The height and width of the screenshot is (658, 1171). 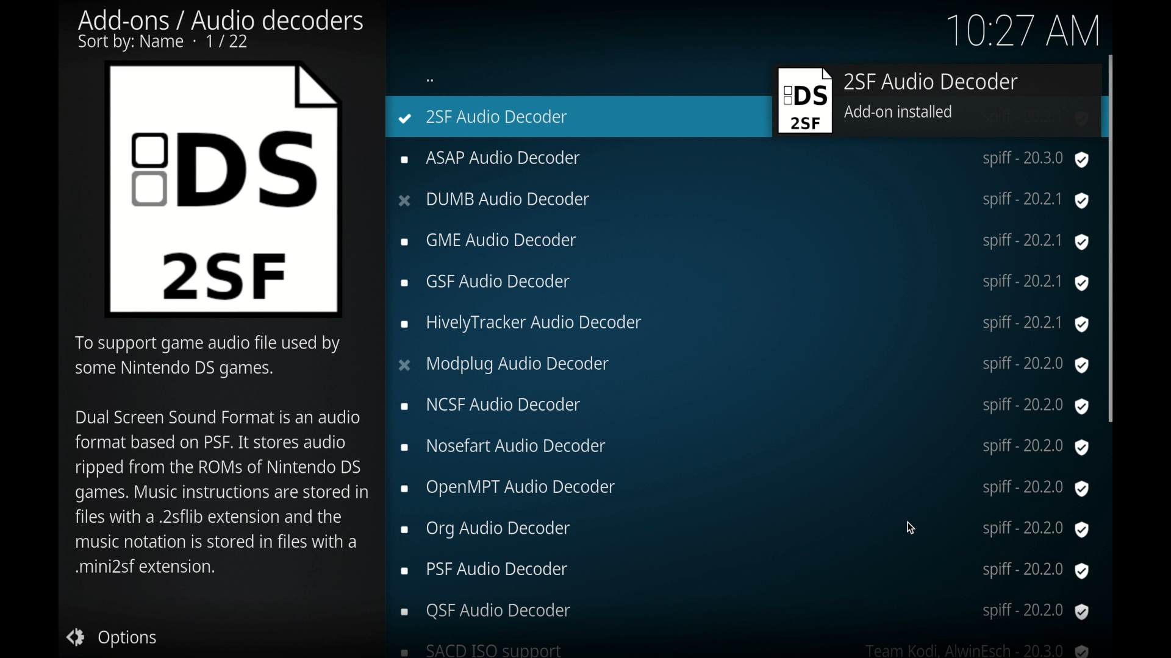 What do you see at coordinates (499, 119) in the screenshot?
I see `2sf` at bounding box center [499, 119].